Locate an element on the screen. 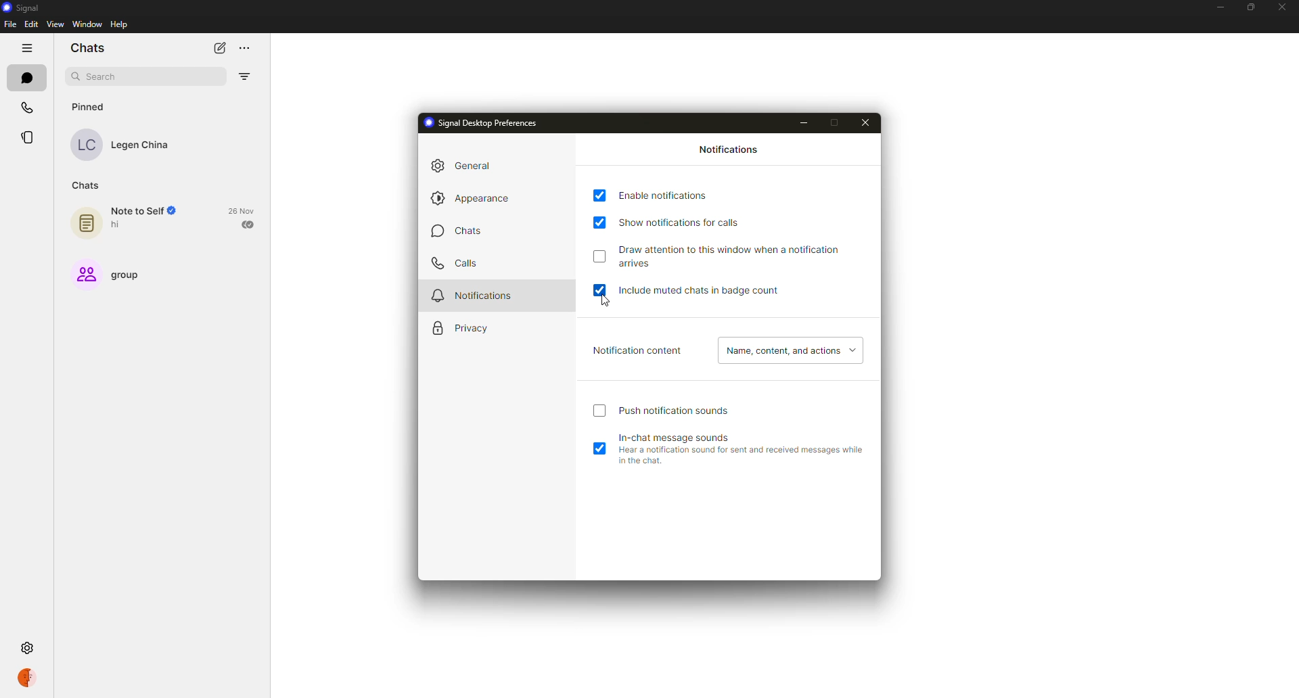 This screenshot has height=698, width=1299. Legen China is located at coordinates (141, 145).